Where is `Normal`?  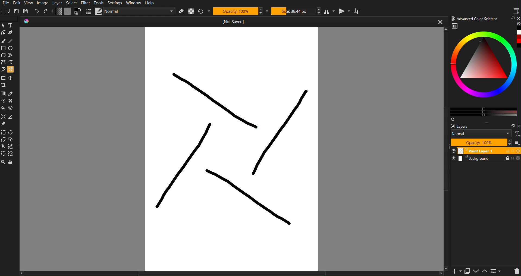
Normal is located at coordinates (481, 133).